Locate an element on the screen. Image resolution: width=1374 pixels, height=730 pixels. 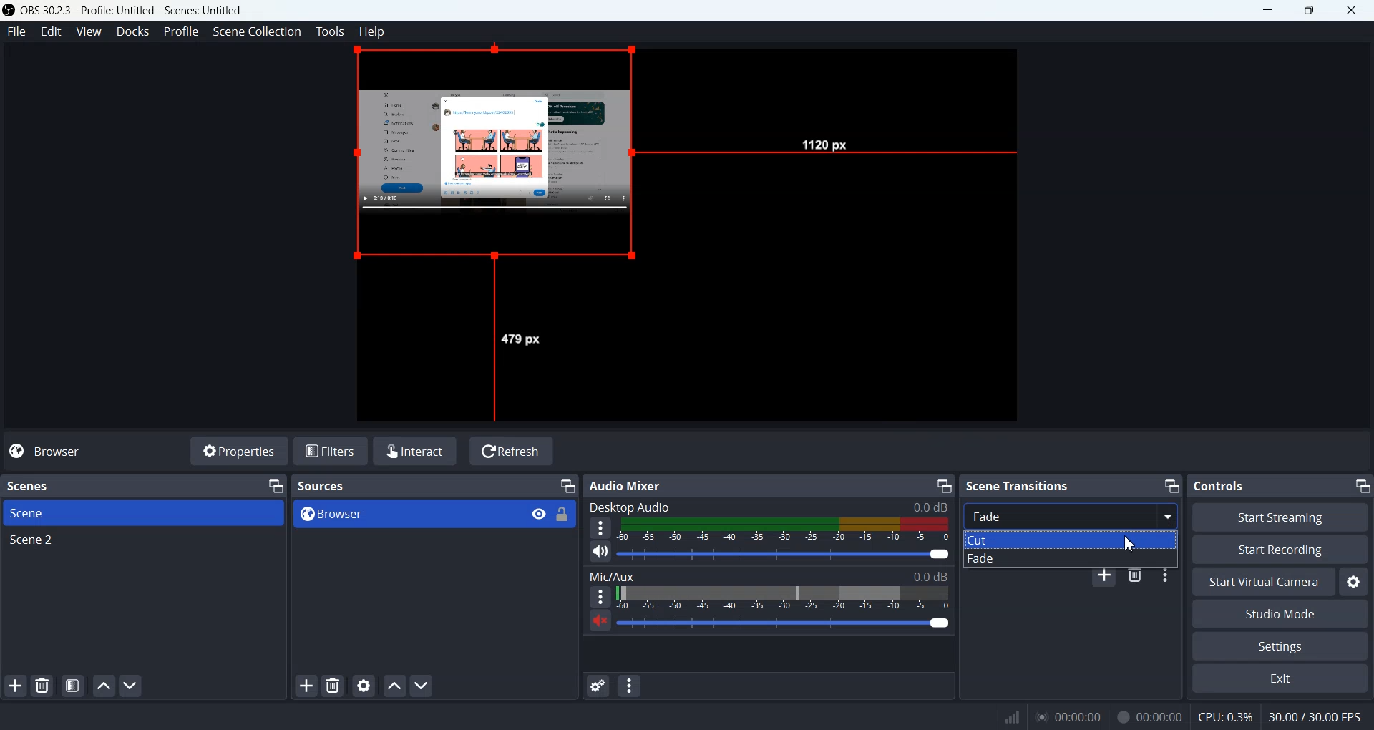
Volume Indicator is located at coordinates (786, 530).